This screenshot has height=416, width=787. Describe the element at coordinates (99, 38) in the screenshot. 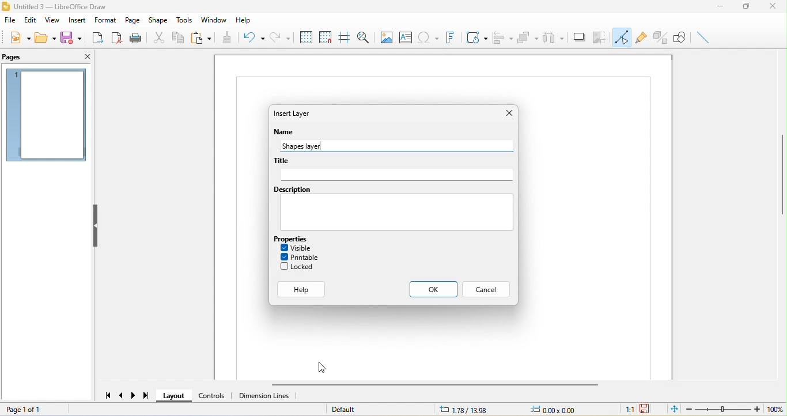

I see `export` at that location.